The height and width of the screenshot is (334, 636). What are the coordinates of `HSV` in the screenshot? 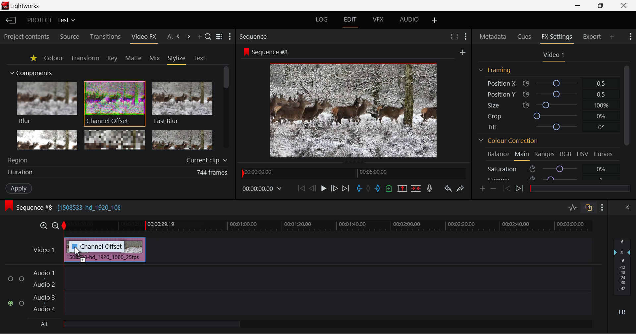 It's located at (582, 154).